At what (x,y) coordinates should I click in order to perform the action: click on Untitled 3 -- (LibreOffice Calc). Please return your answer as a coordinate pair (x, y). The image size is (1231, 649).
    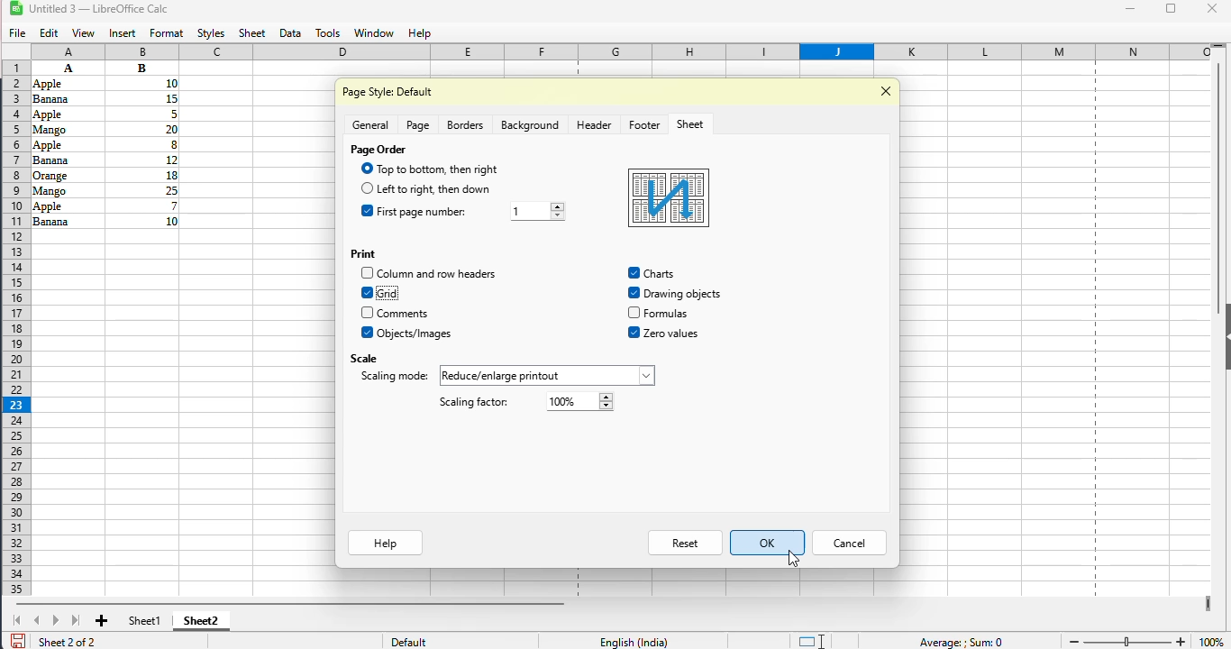
    Looking at the image, I should click on (103, 10).